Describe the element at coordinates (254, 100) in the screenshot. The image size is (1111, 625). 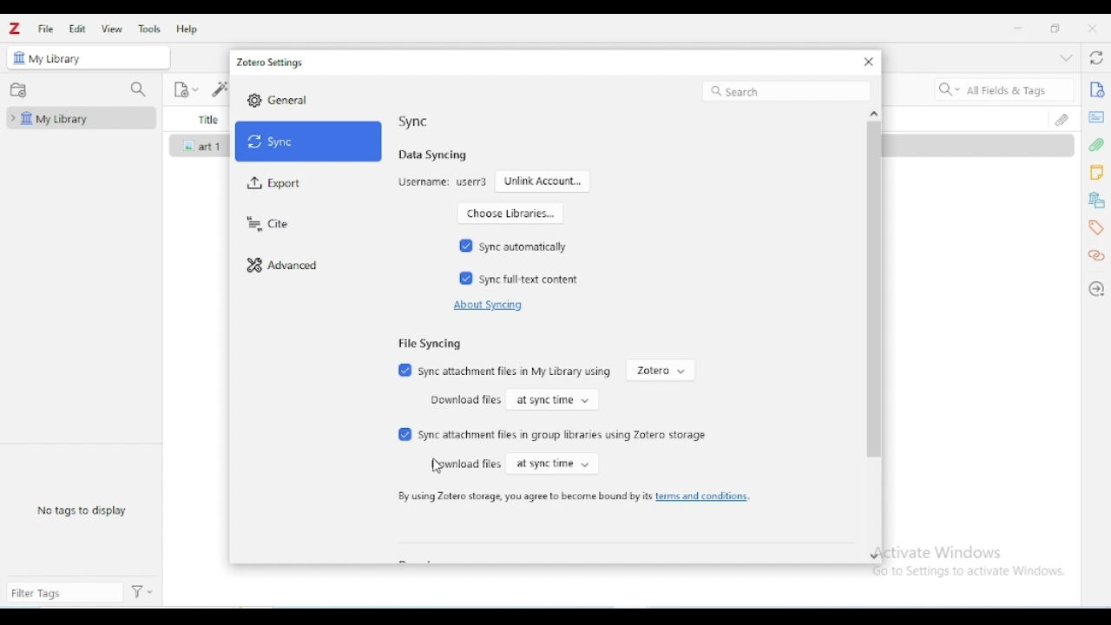
I see `Settings icon` at that location.